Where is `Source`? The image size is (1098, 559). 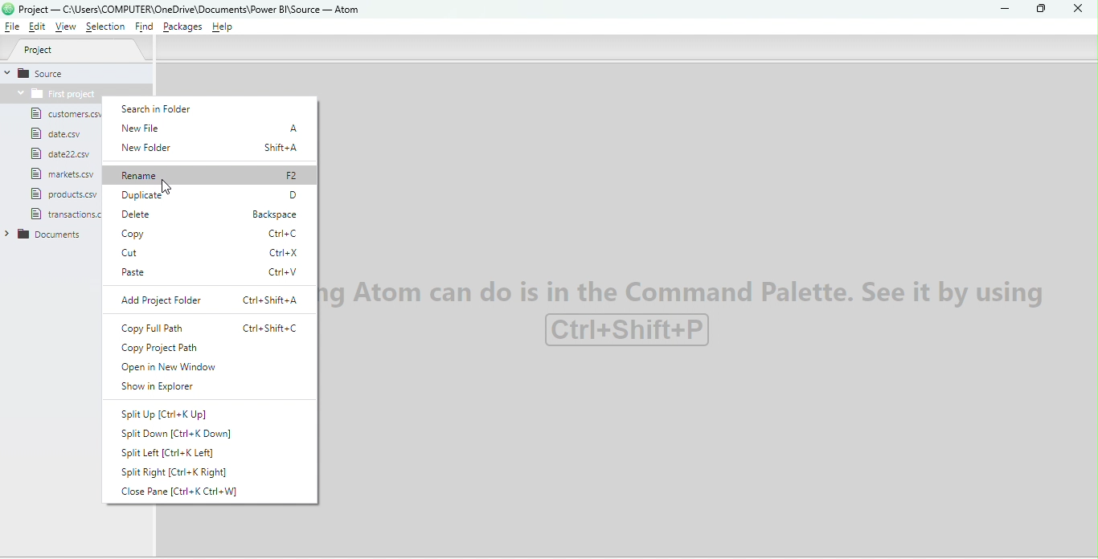 Source is located at coordinates (76, 72).